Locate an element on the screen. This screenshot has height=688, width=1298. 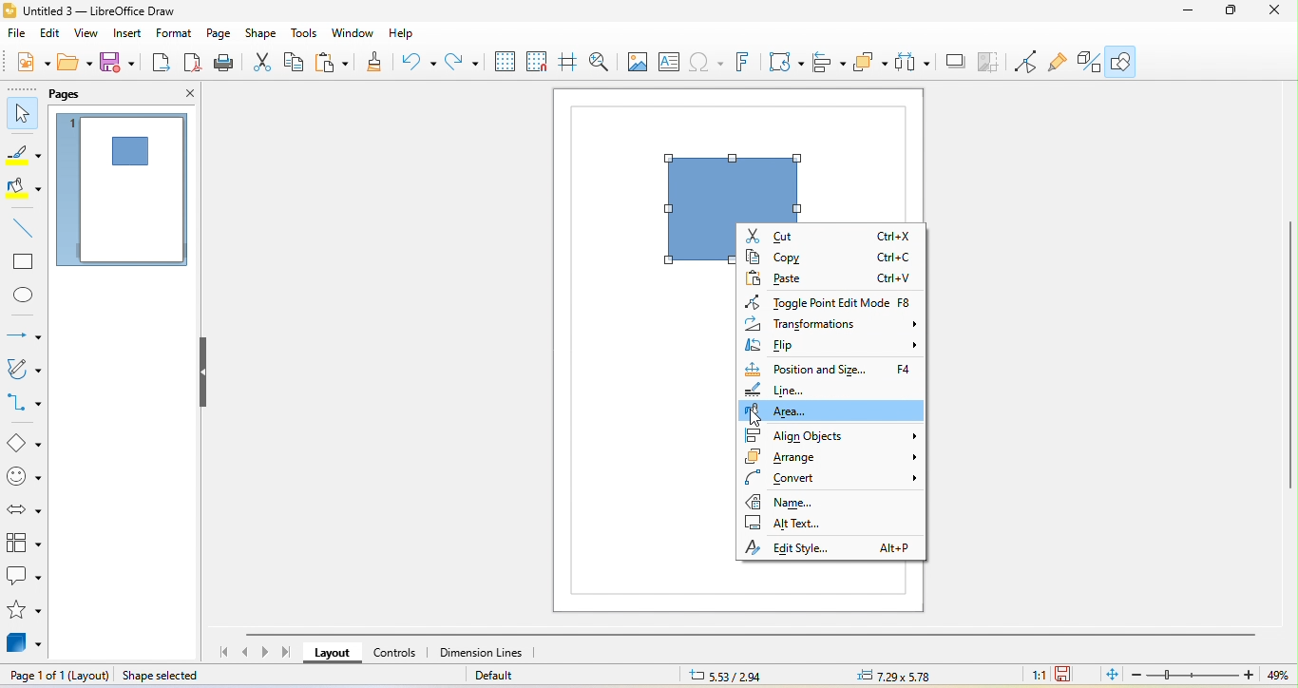
page 1 of 1 is located at coordinates (59, 676).